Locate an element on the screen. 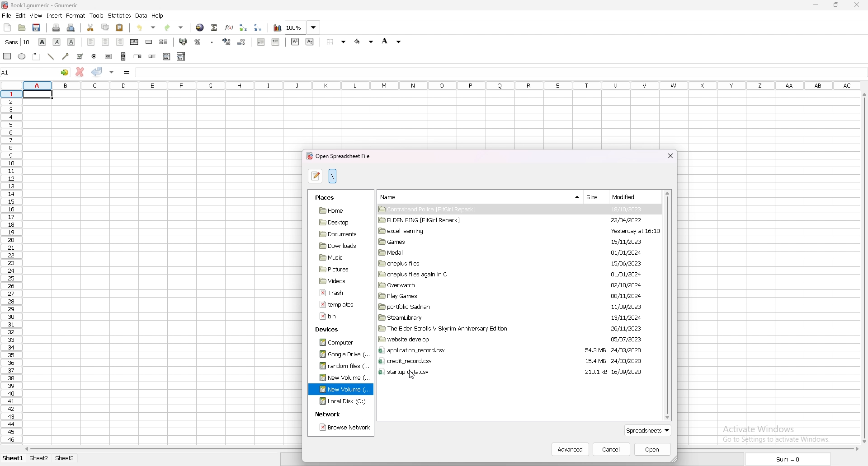 This screenshot has width=868, height=466. save is located at coordinates (37, 28).